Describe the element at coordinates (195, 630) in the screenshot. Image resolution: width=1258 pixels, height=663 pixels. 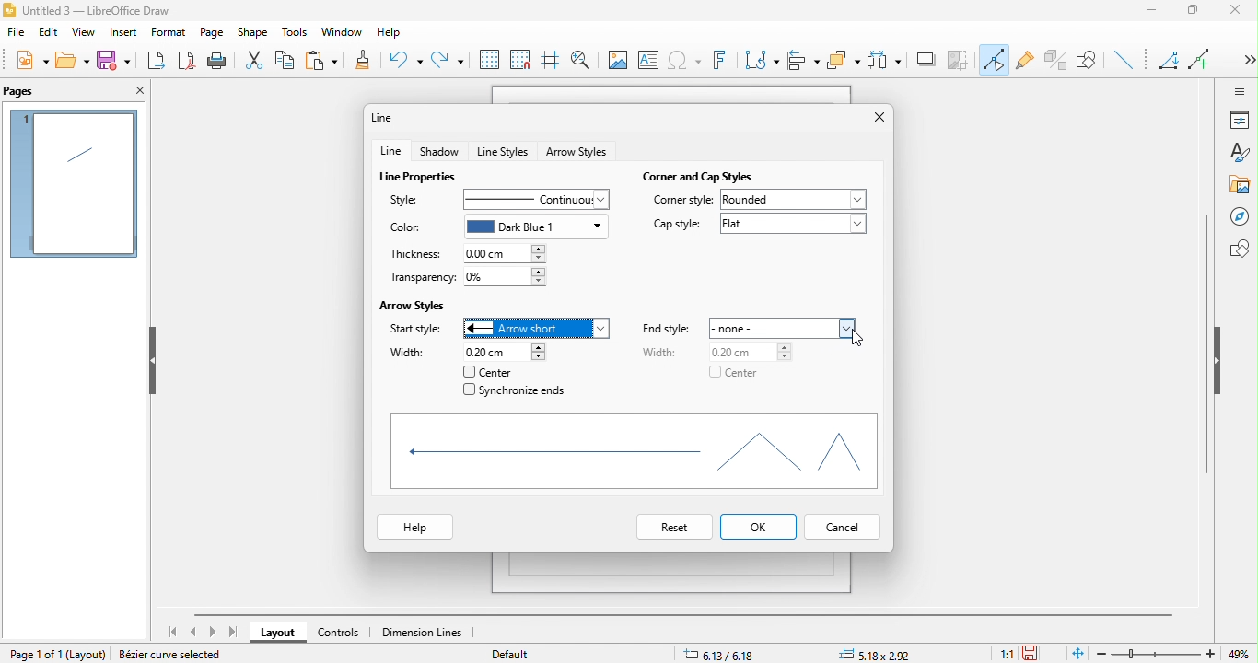
I see `previous page` at that location.